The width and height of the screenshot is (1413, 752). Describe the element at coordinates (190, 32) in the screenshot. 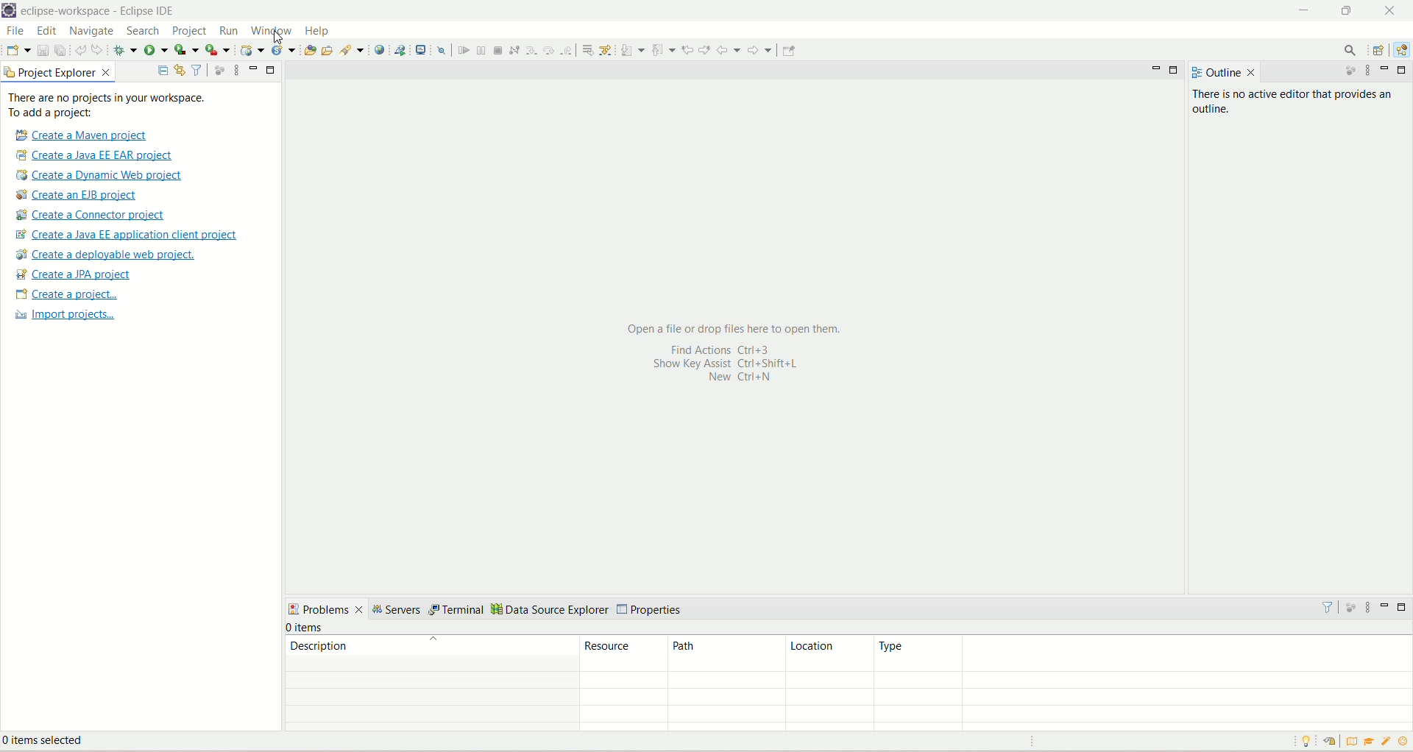

I see `project` at that location.